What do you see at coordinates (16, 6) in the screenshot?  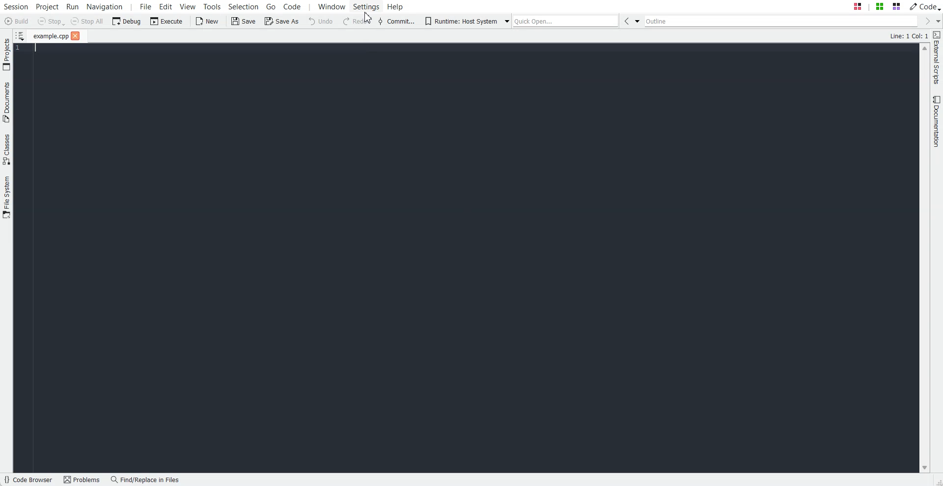 I see `Session` at bounding box center [16, 6].